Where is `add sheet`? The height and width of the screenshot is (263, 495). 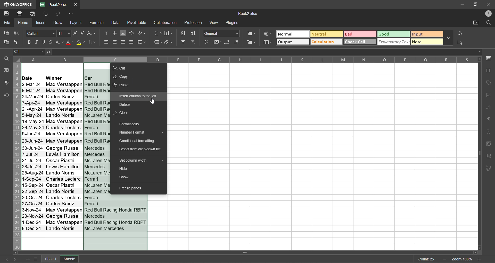 add sheet is located at coordinates (29, 259).